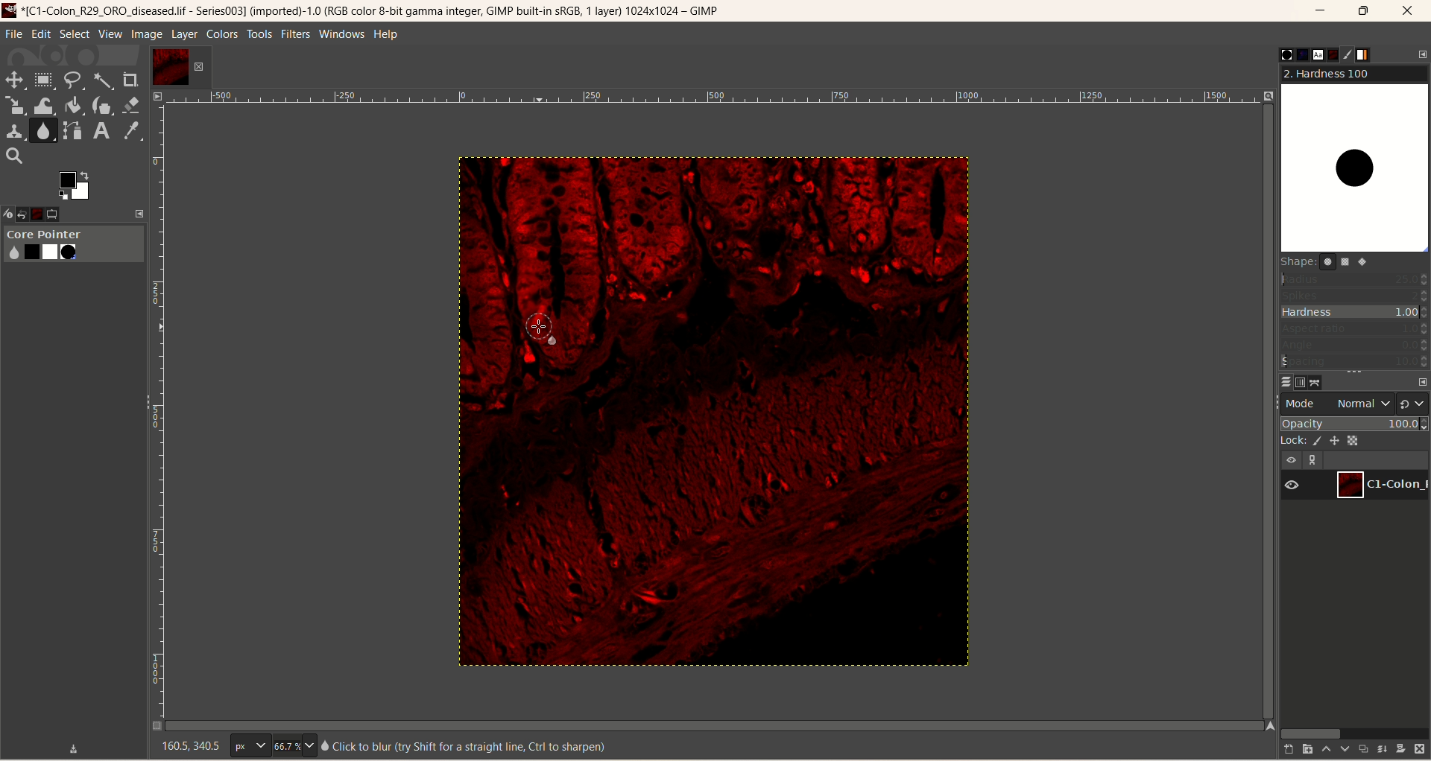 This screenshot has width=1431, height=761. Describe the element at coordinates (464, 746) in the screenshot. I see `text` at that location.